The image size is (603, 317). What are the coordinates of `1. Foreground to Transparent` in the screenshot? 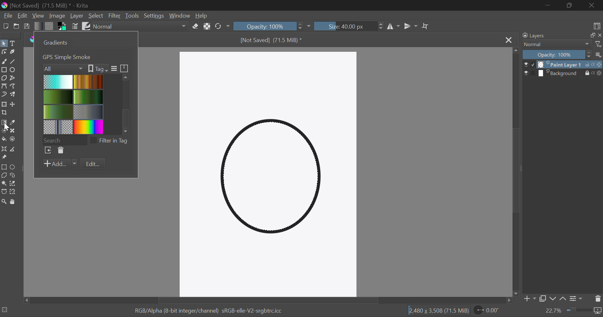 It's located at (80, 57).